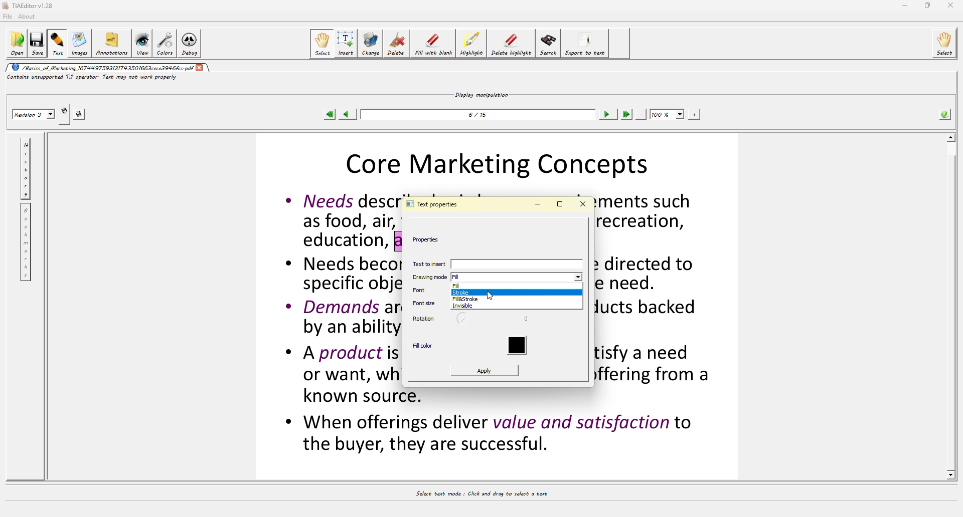 This screenshot has height=517, width=963. Describe the element at coordinates (471, 45) in the screenshot. I see `highlight` at that location.